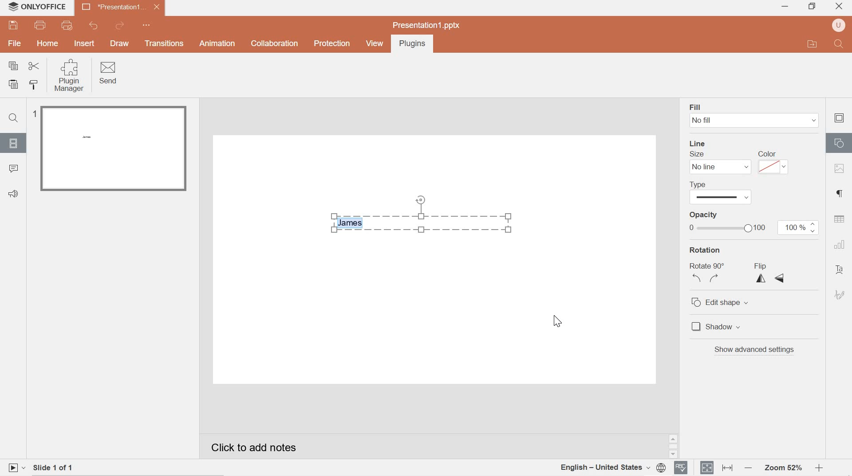  Describe the element at coordinates (840, 219) in the screenshot. I see `table` at that location.